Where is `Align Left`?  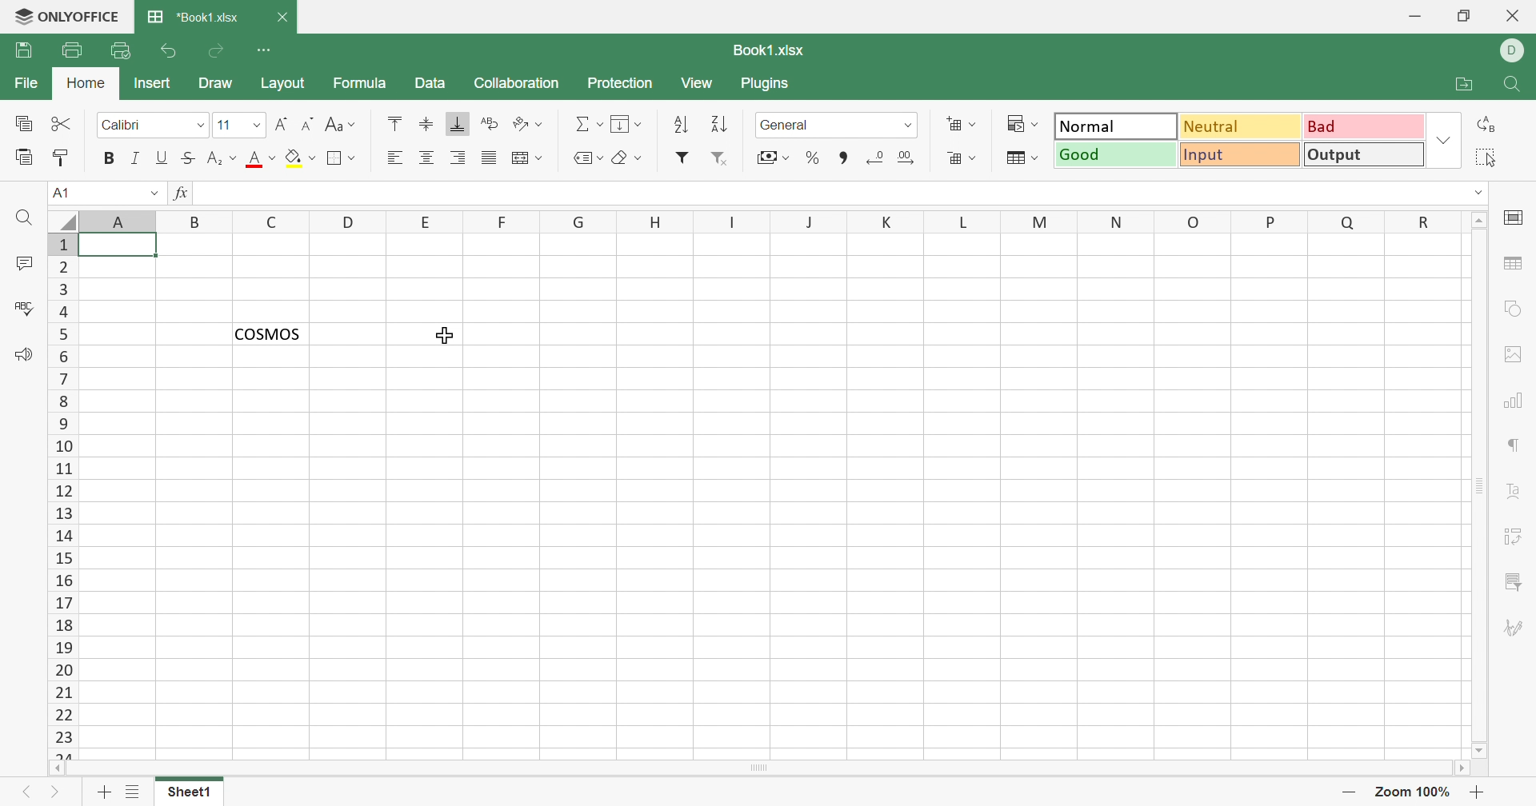
Align Left is located at coordinates (399, 157).